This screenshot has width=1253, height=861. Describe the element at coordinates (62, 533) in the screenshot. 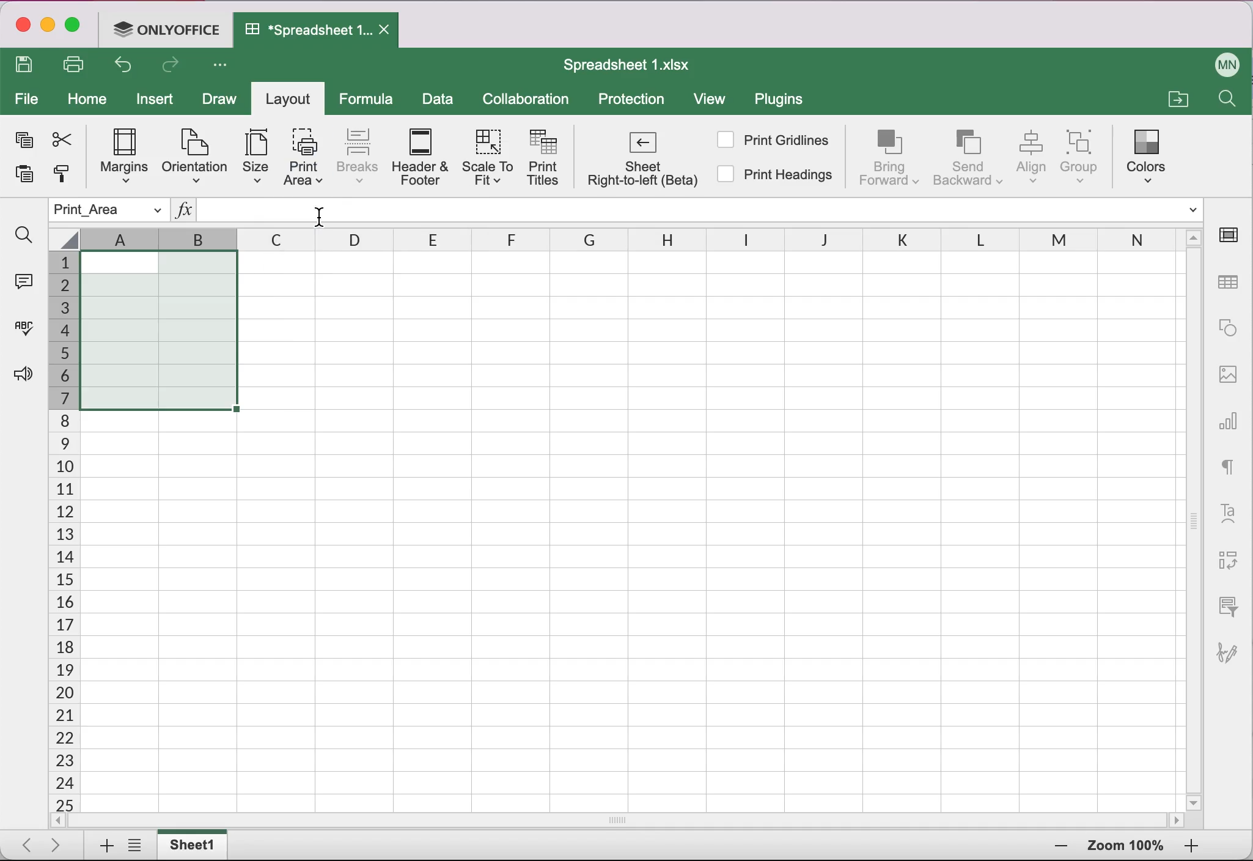

I see `number of cells` at that location.